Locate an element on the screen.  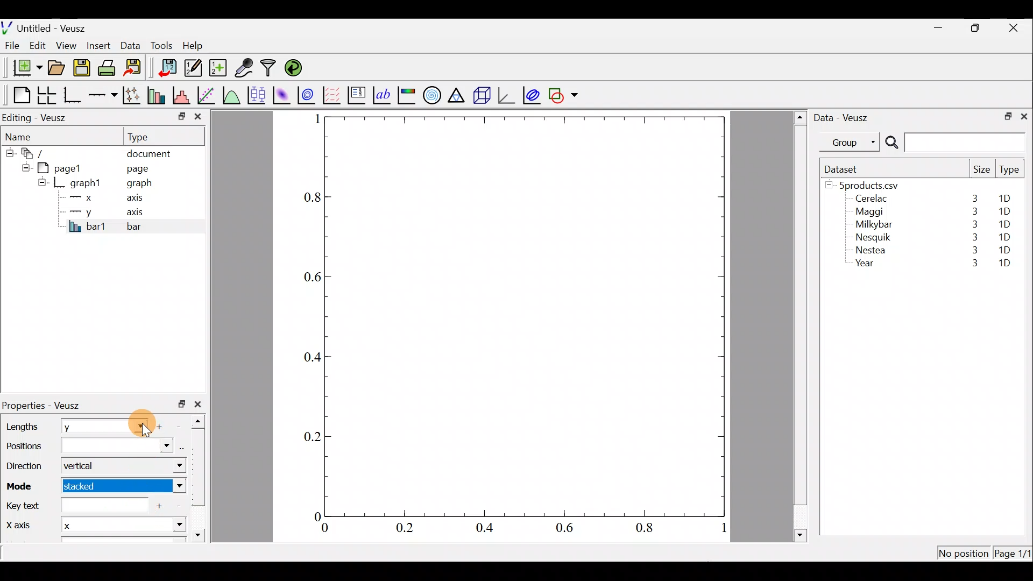
stacked is located at coordinates (88, 487).